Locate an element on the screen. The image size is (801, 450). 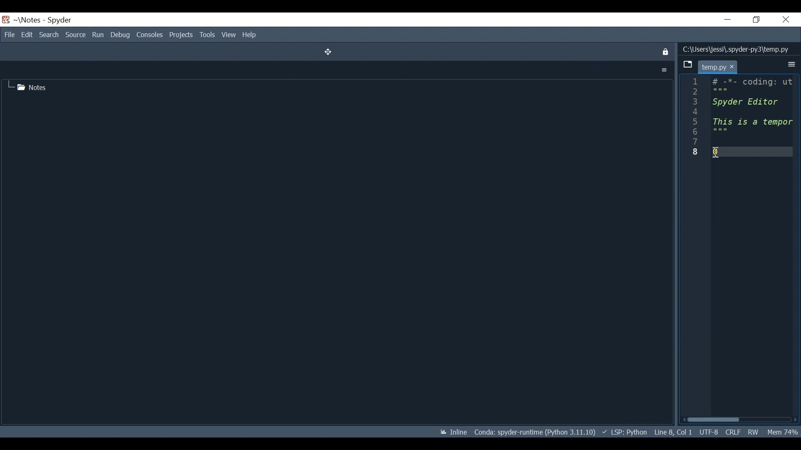
More Options is located at coordinates (791, 65).